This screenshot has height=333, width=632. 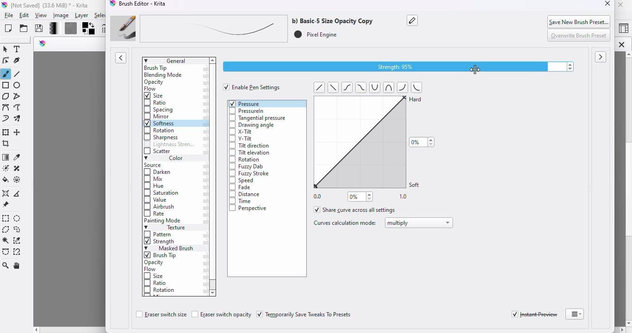 I want to click on 1.0, so click(x=404, y=197).